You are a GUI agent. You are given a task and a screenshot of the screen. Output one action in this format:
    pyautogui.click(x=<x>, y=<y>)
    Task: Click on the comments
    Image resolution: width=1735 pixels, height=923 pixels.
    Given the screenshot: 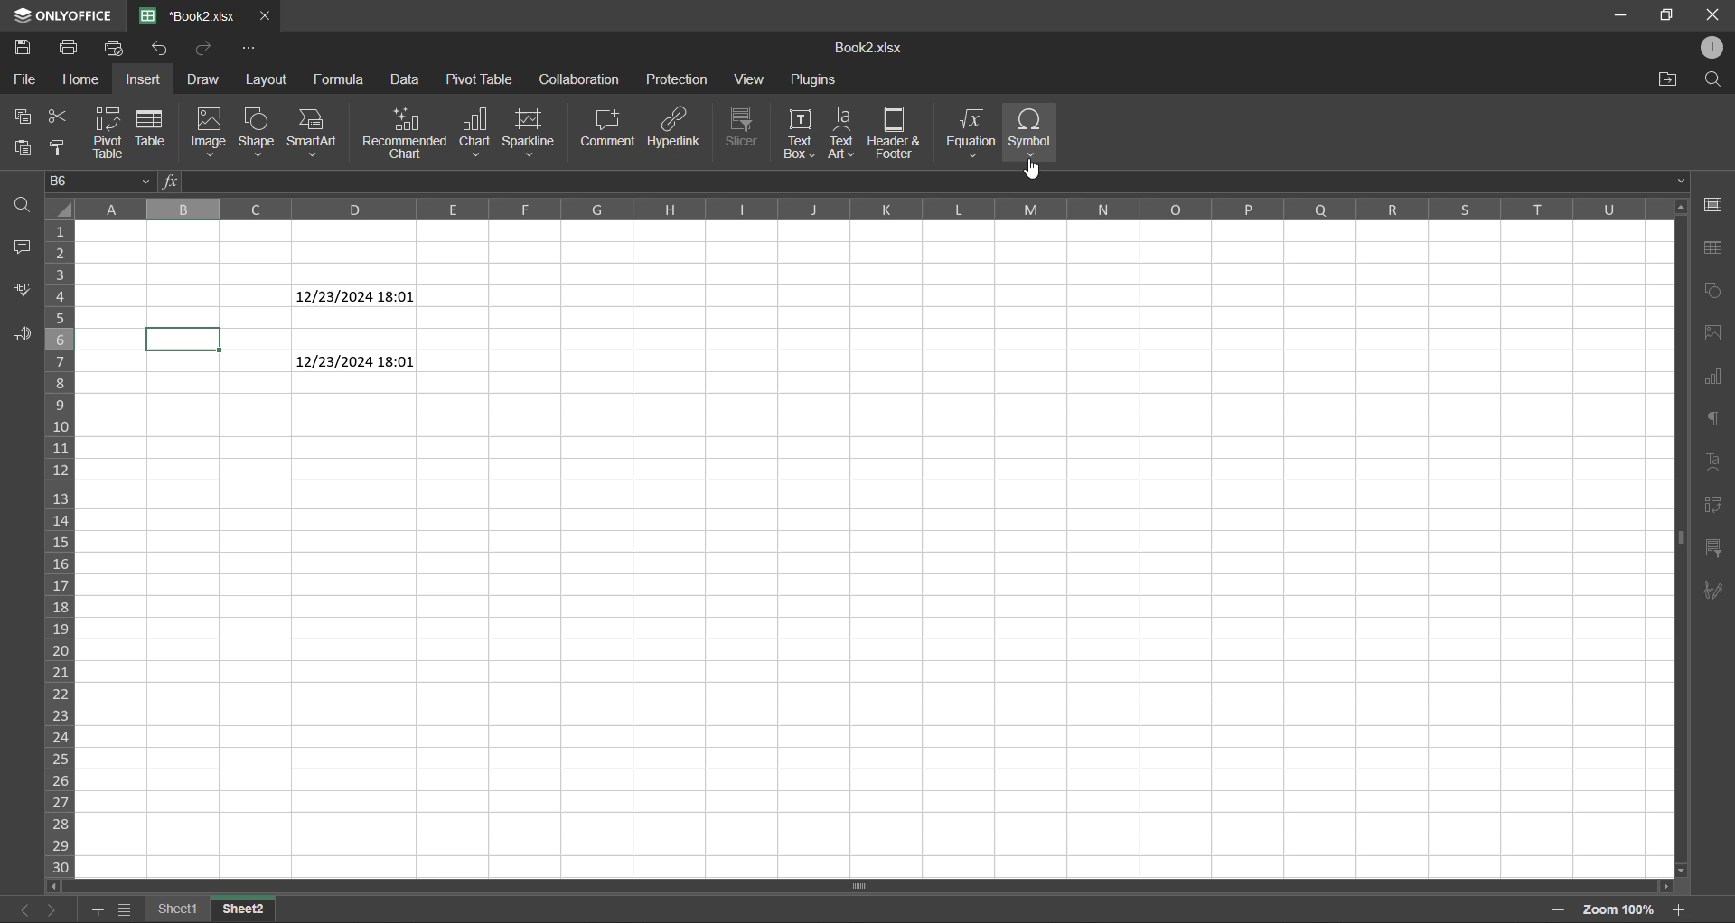 What is the action you would take?
    pyautogui.click(x=29, y=248)
    